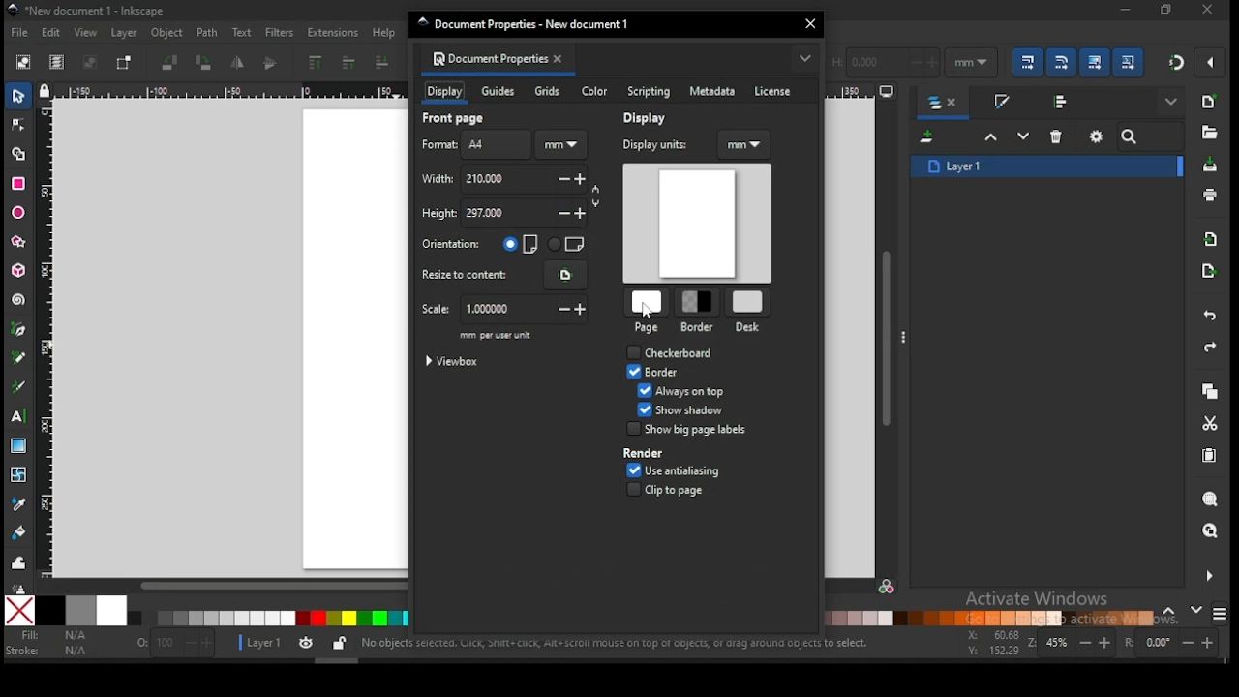 The image size is (1239, 697). What do you see at coordinates (25, 61) in the screenshot?
I see `select all` at bounding box center [25, 61].